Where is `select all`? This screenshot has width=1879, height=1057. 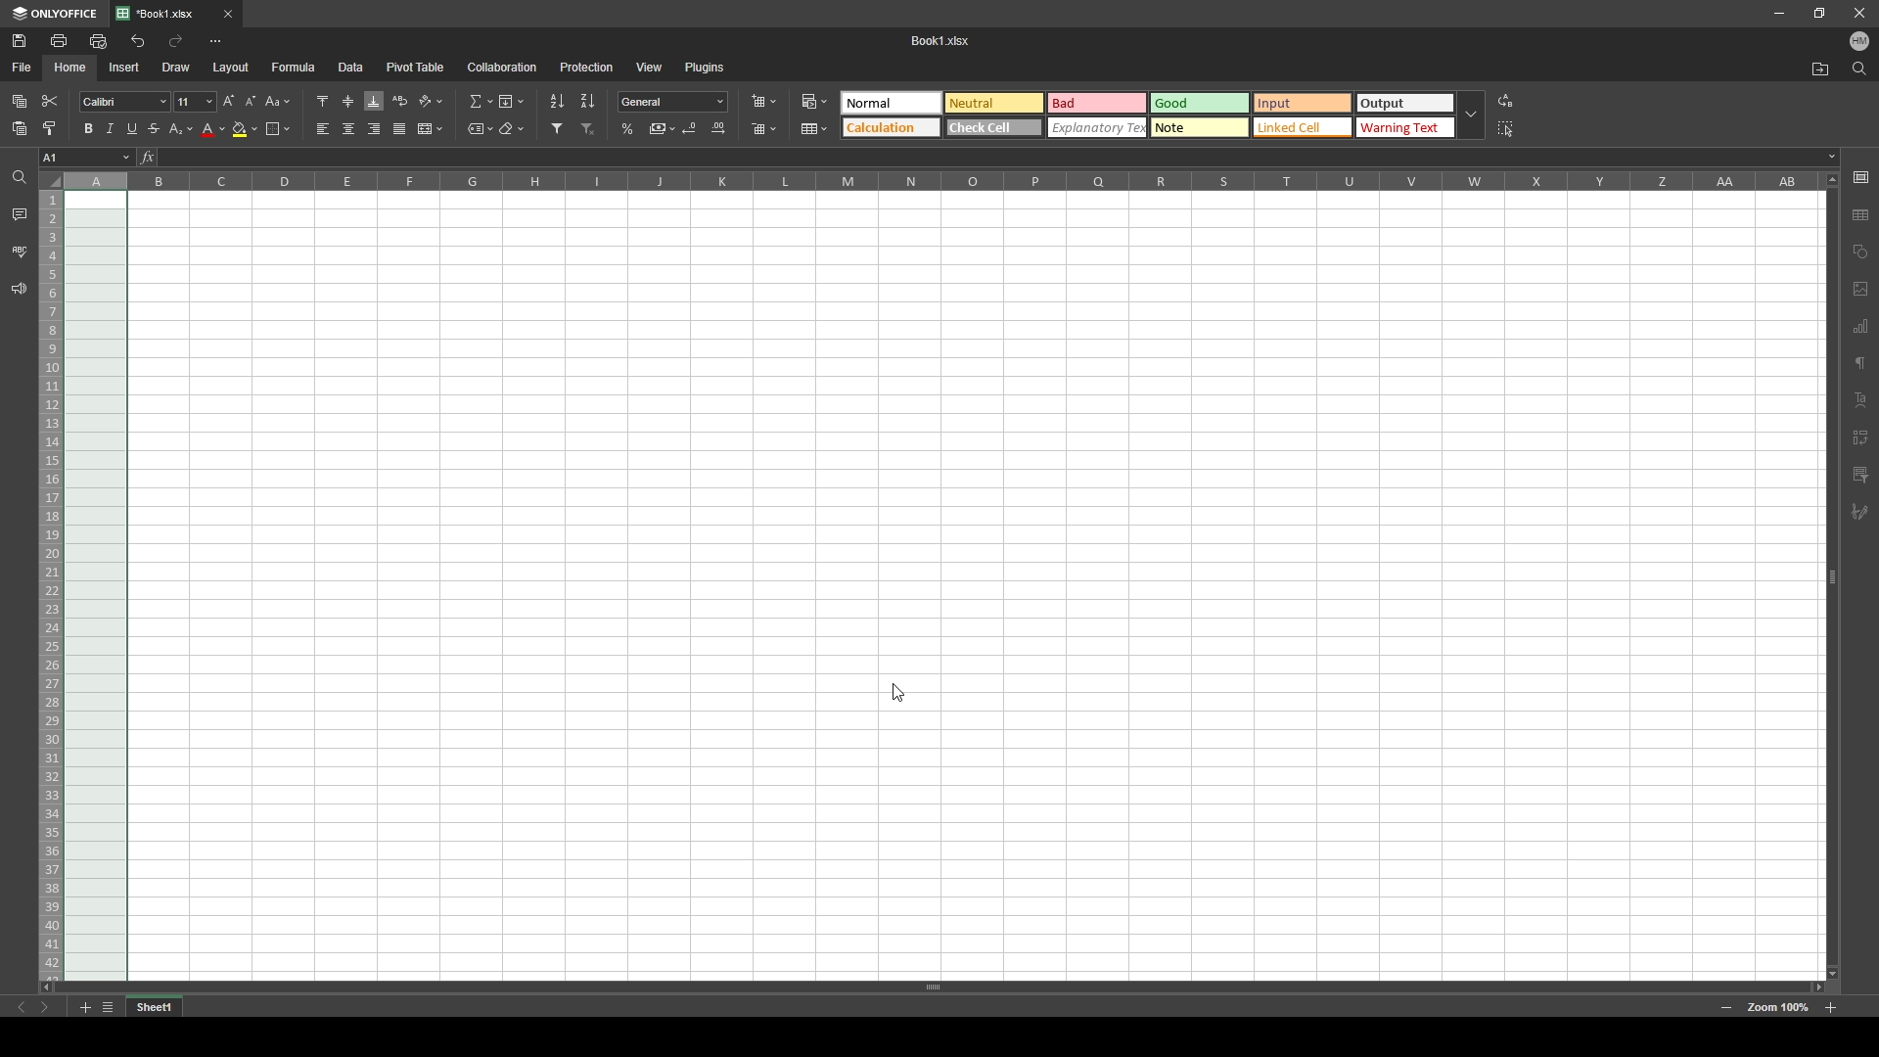
select all is located at coordinates (1509, 127).